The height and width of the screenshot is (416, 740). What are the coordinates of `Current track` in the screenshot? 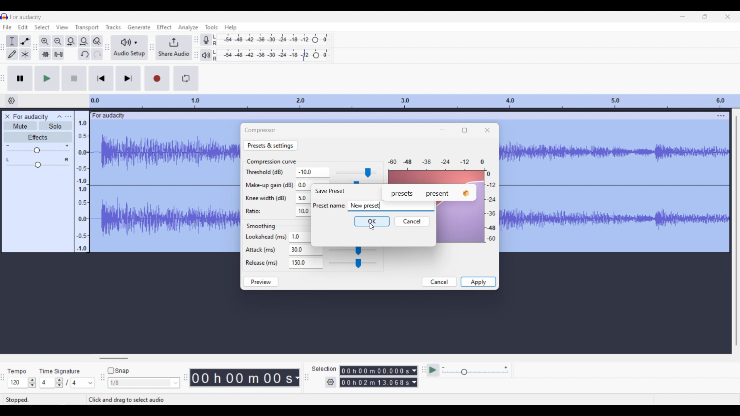 It's located at (165, 187).